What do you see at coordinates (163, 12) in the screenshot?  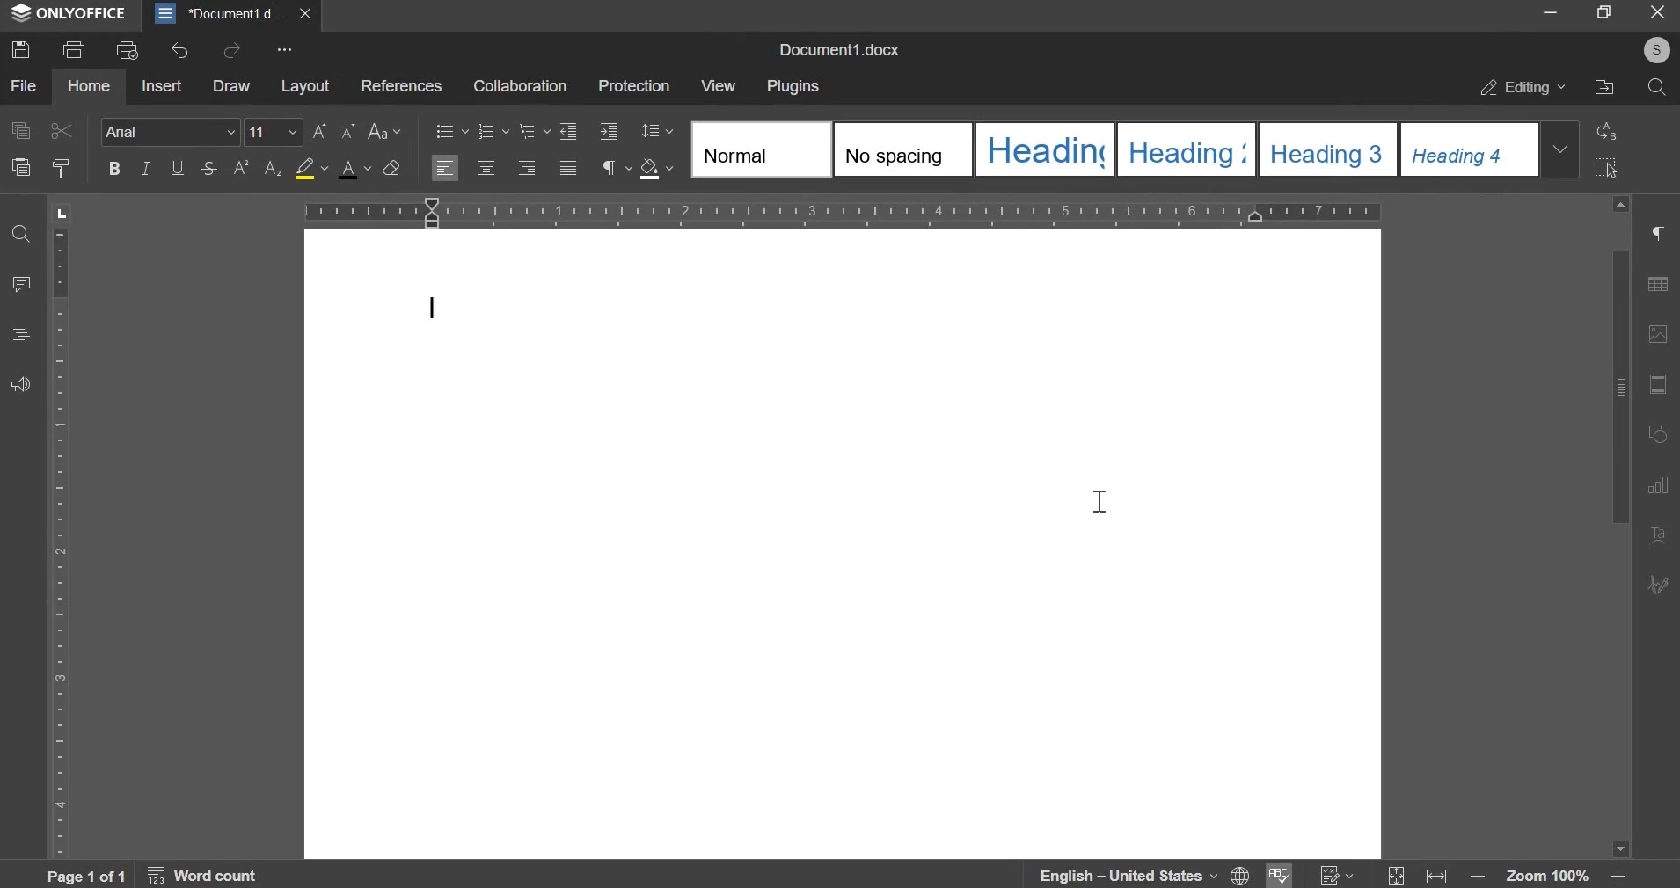 I see `logo` at bounding box center [163, 12].